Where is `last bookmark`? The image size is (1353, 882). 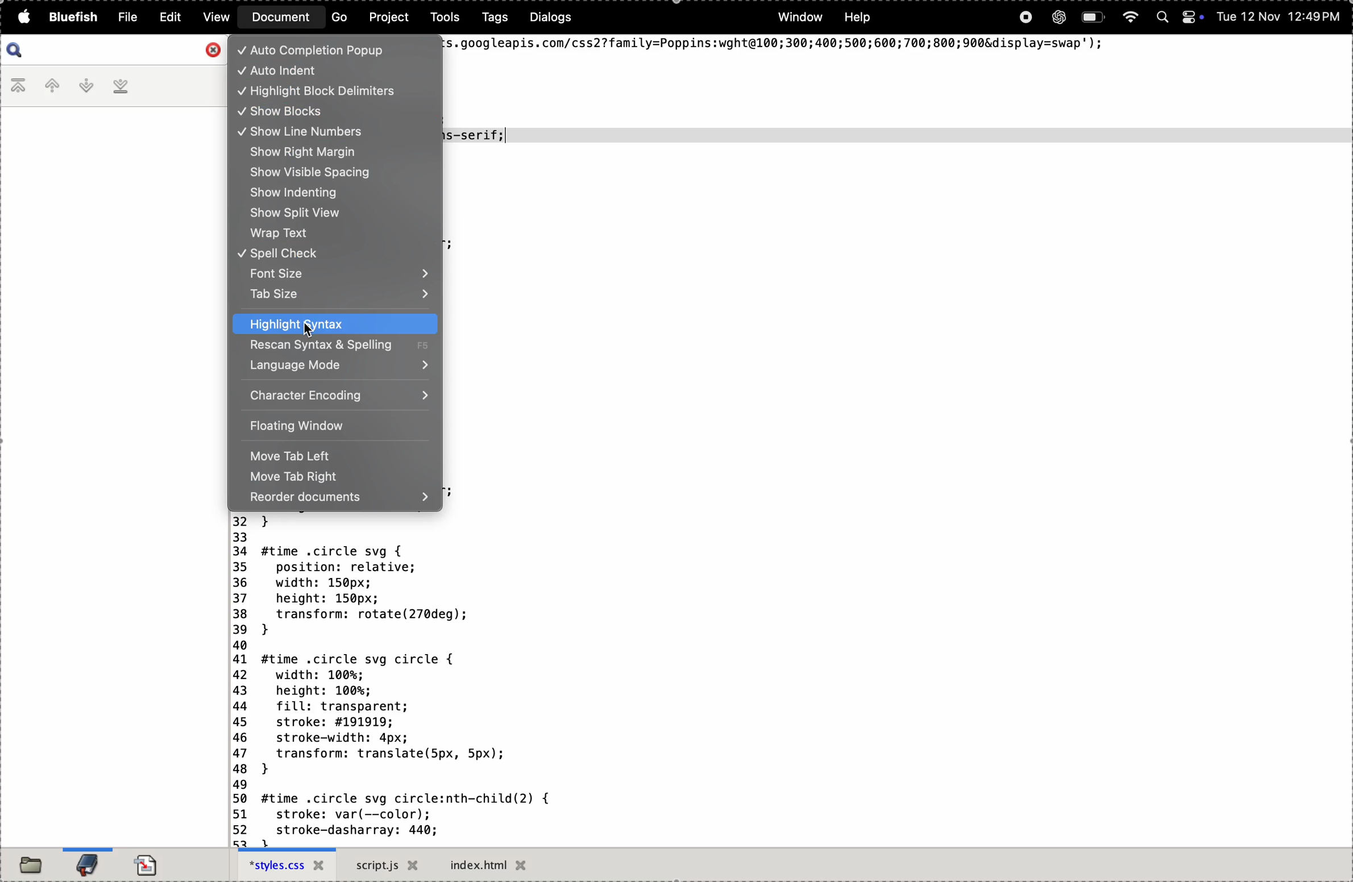
last bookmark is located at coordinates (123, 88).